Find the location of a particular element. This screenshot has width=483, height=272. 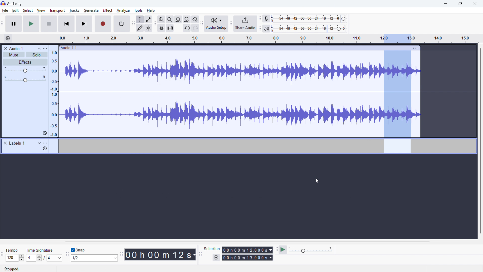

share audio is located at coordinates (245, 24).